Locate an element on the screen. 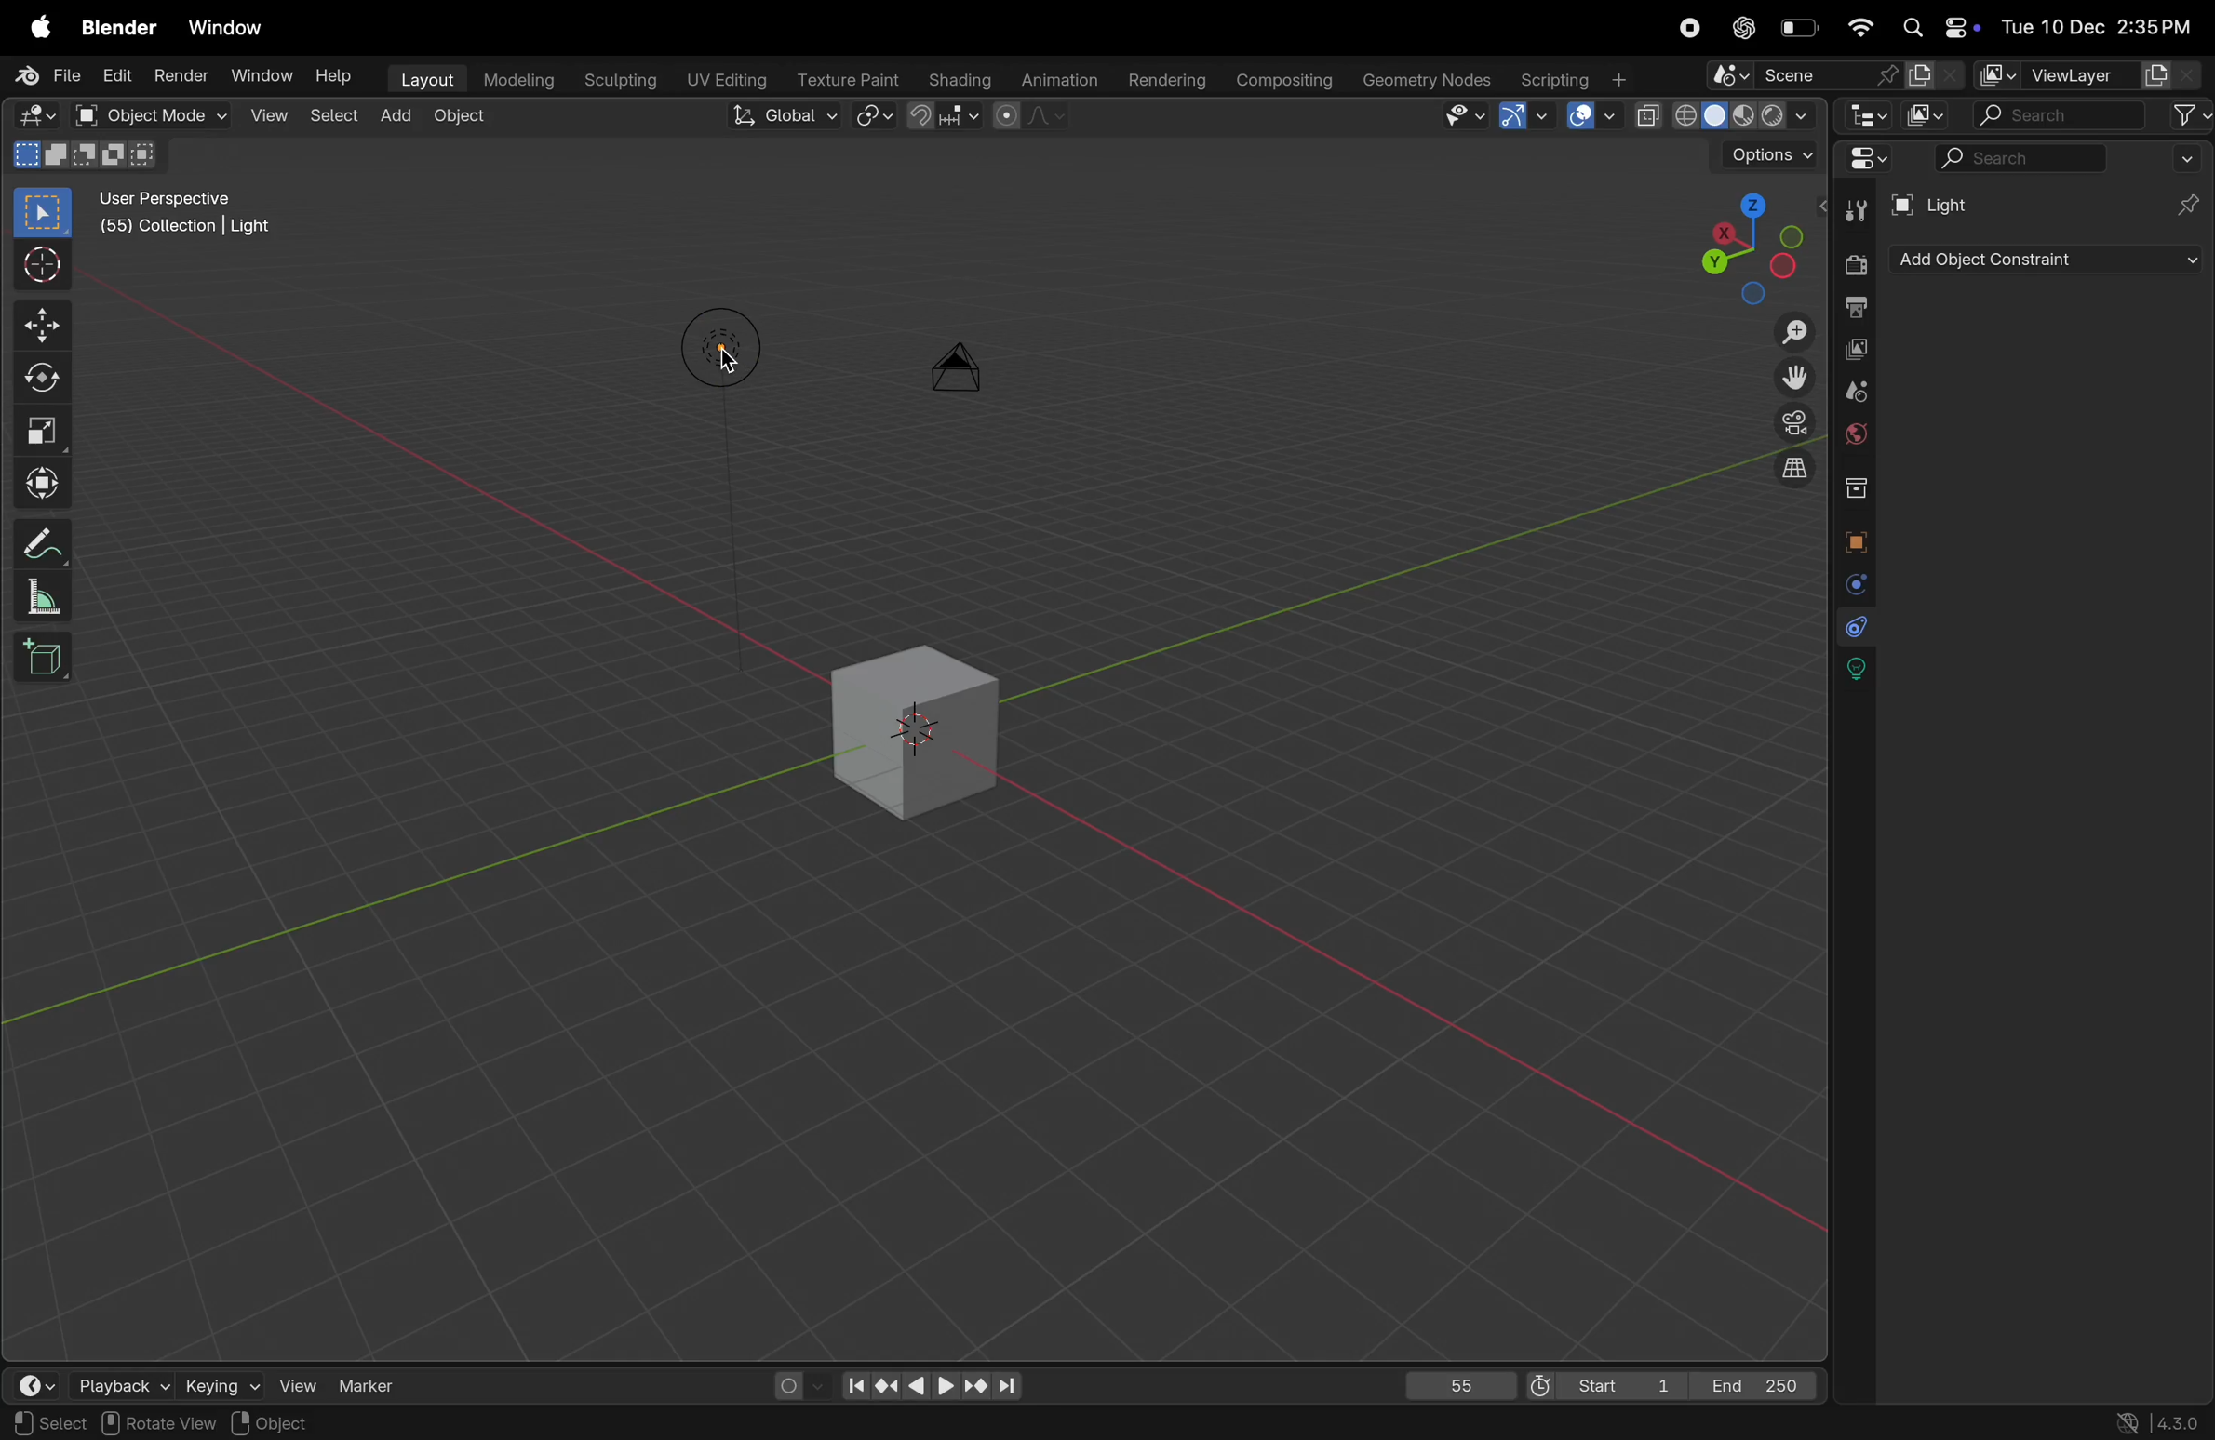 This screenshot has height=1440, width=2215. select is located at coordinates (335, 119).